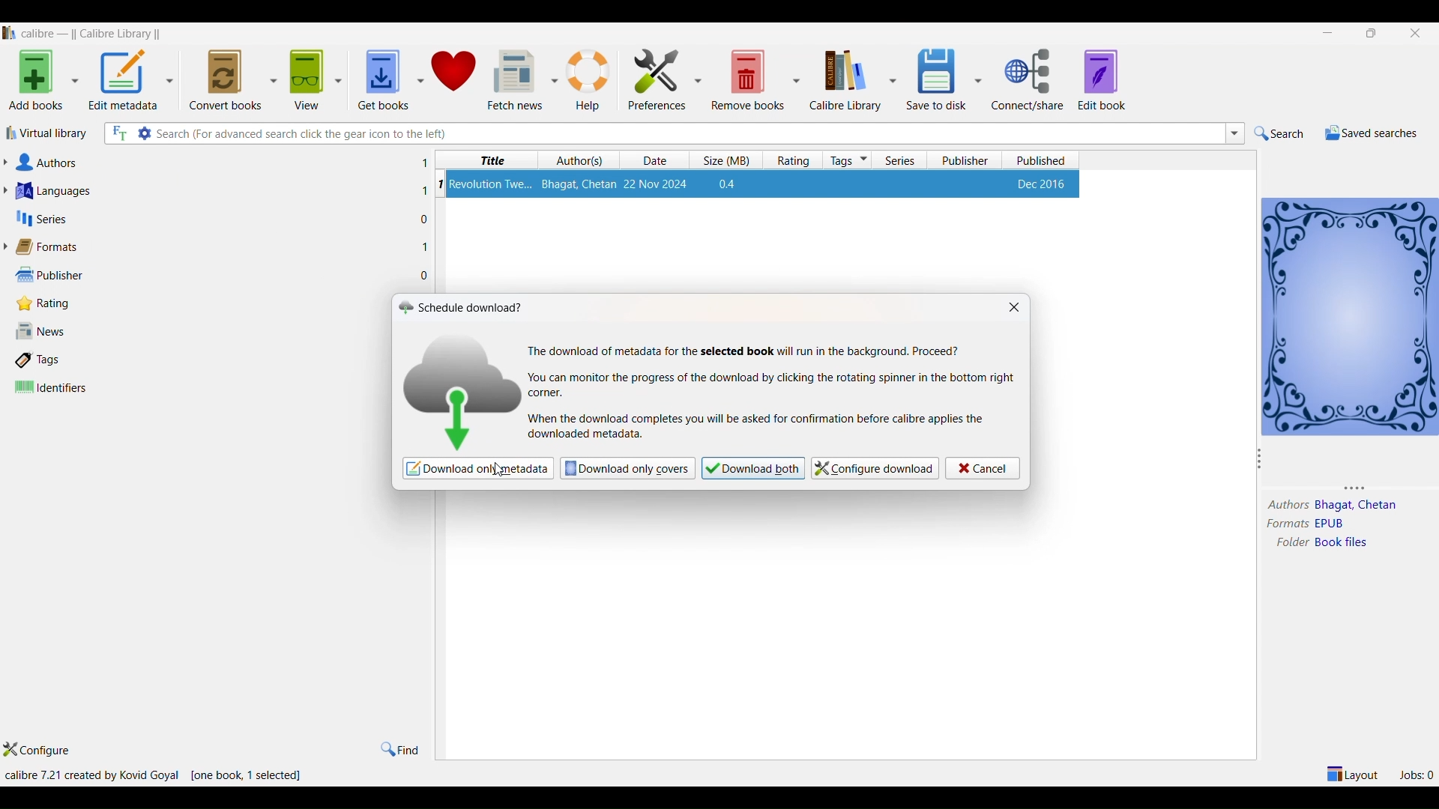 The width and height of the screenshot is (1439, 809). Describe the element at coordinates (420, 190) in the screenshot. I see `1` at that location.